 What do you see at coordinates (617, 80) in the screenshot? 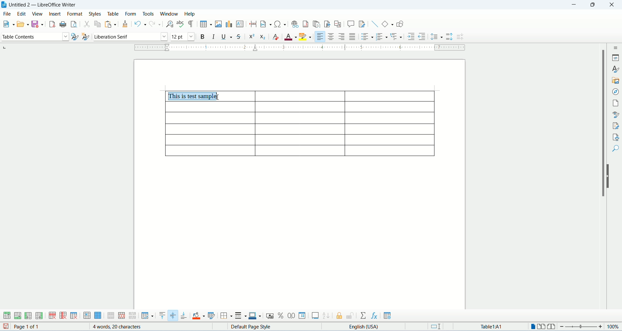
I see `gallery` at bounding box center [617, 80].